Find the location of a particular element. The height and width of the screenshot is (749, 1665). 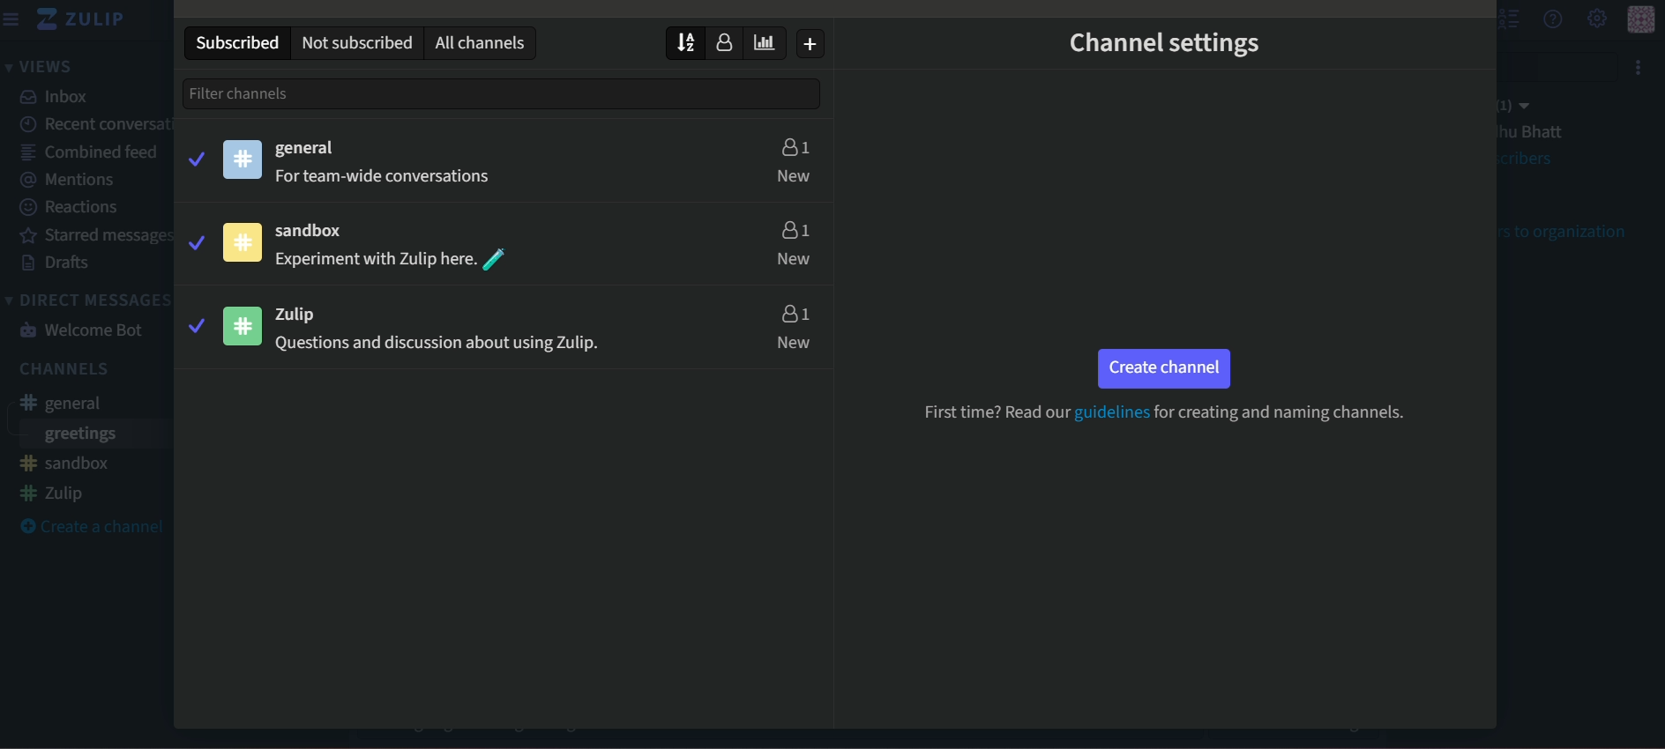

zulip is located at coordinates (53, 493).